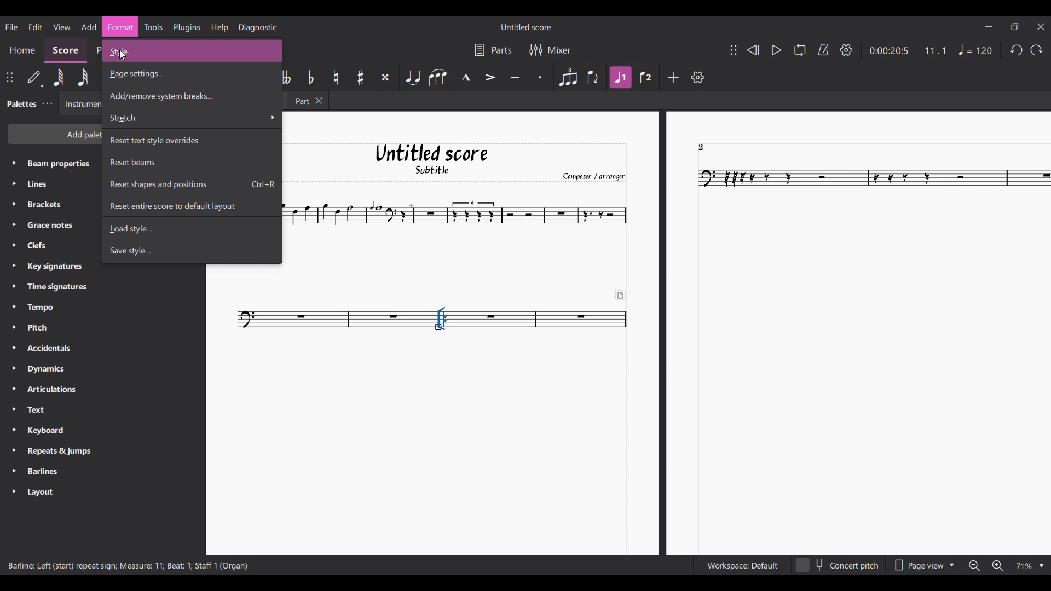 The width and height of the screenshot is (1051, 591). I want to click on Change position of toolbar, so click(734, 50).